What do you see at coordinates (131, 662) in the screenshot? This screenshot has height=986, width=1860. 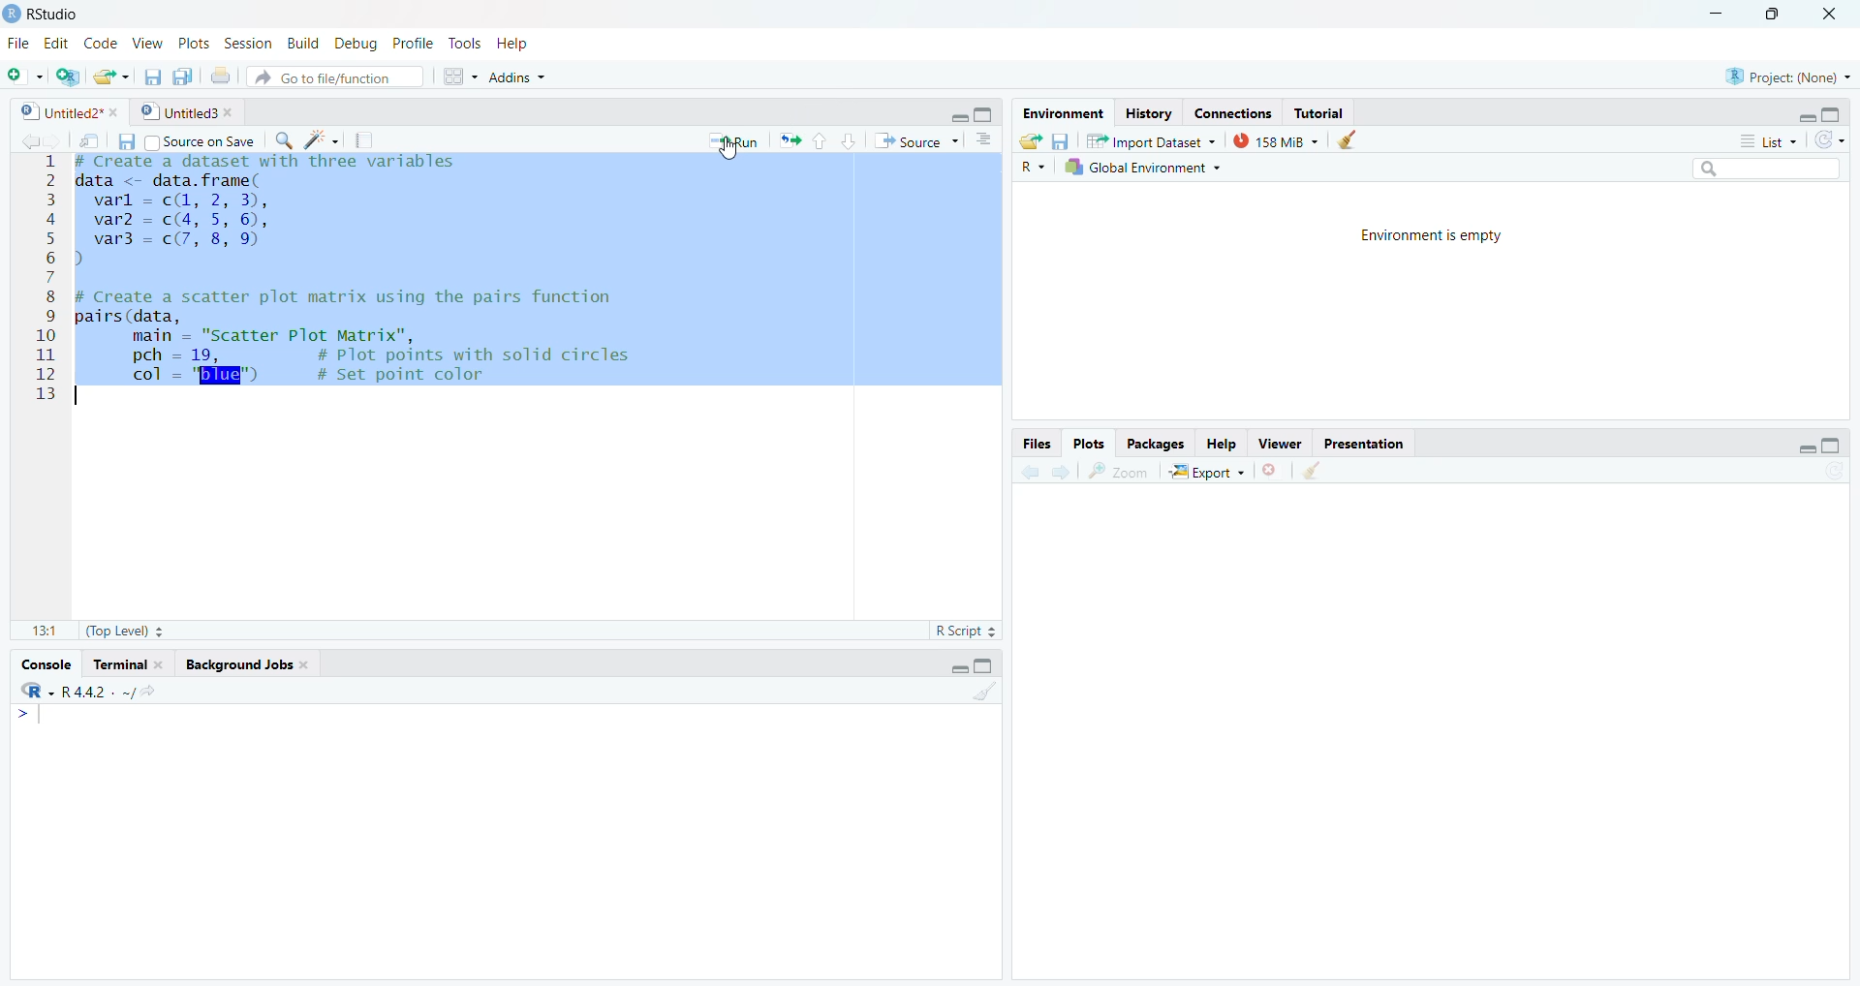 I see `Terminal` at bounding box center [131, 662].